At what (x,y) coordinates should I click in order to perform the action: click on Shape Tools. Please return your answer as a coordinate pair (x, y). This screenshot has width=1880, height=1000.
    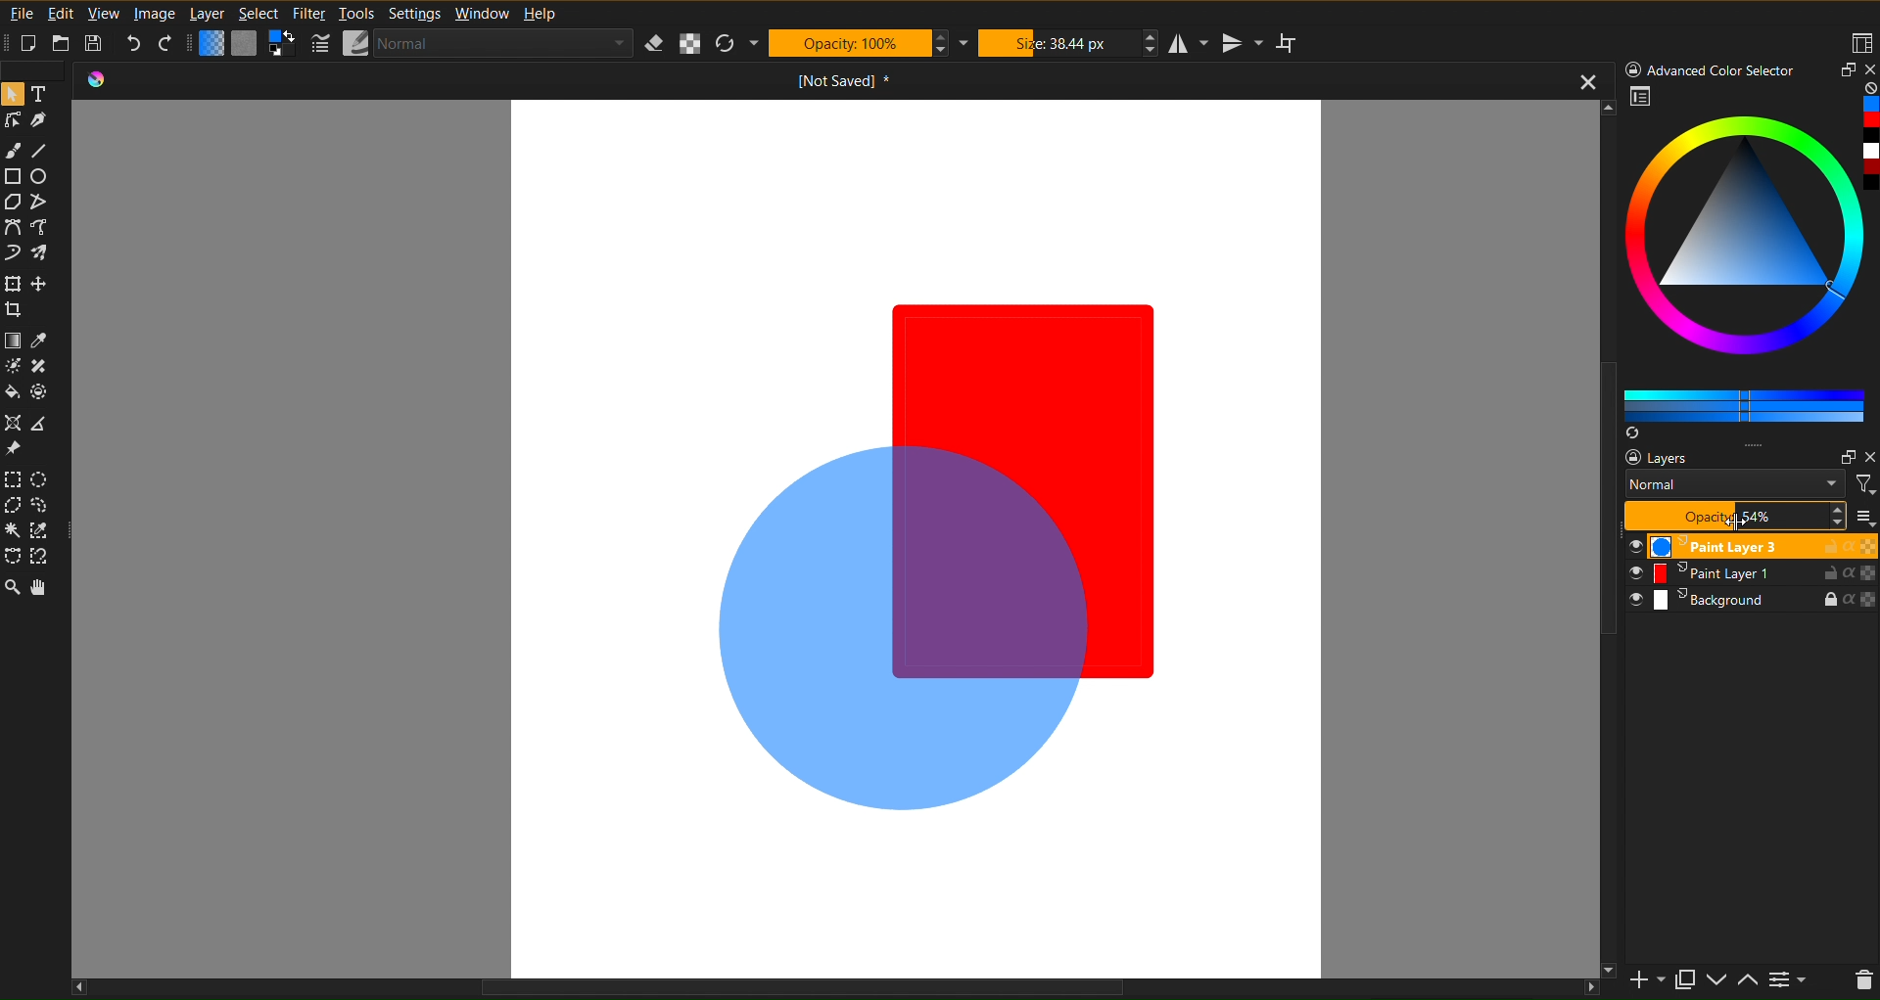
    Looking at the image, I should click on (14, 179).